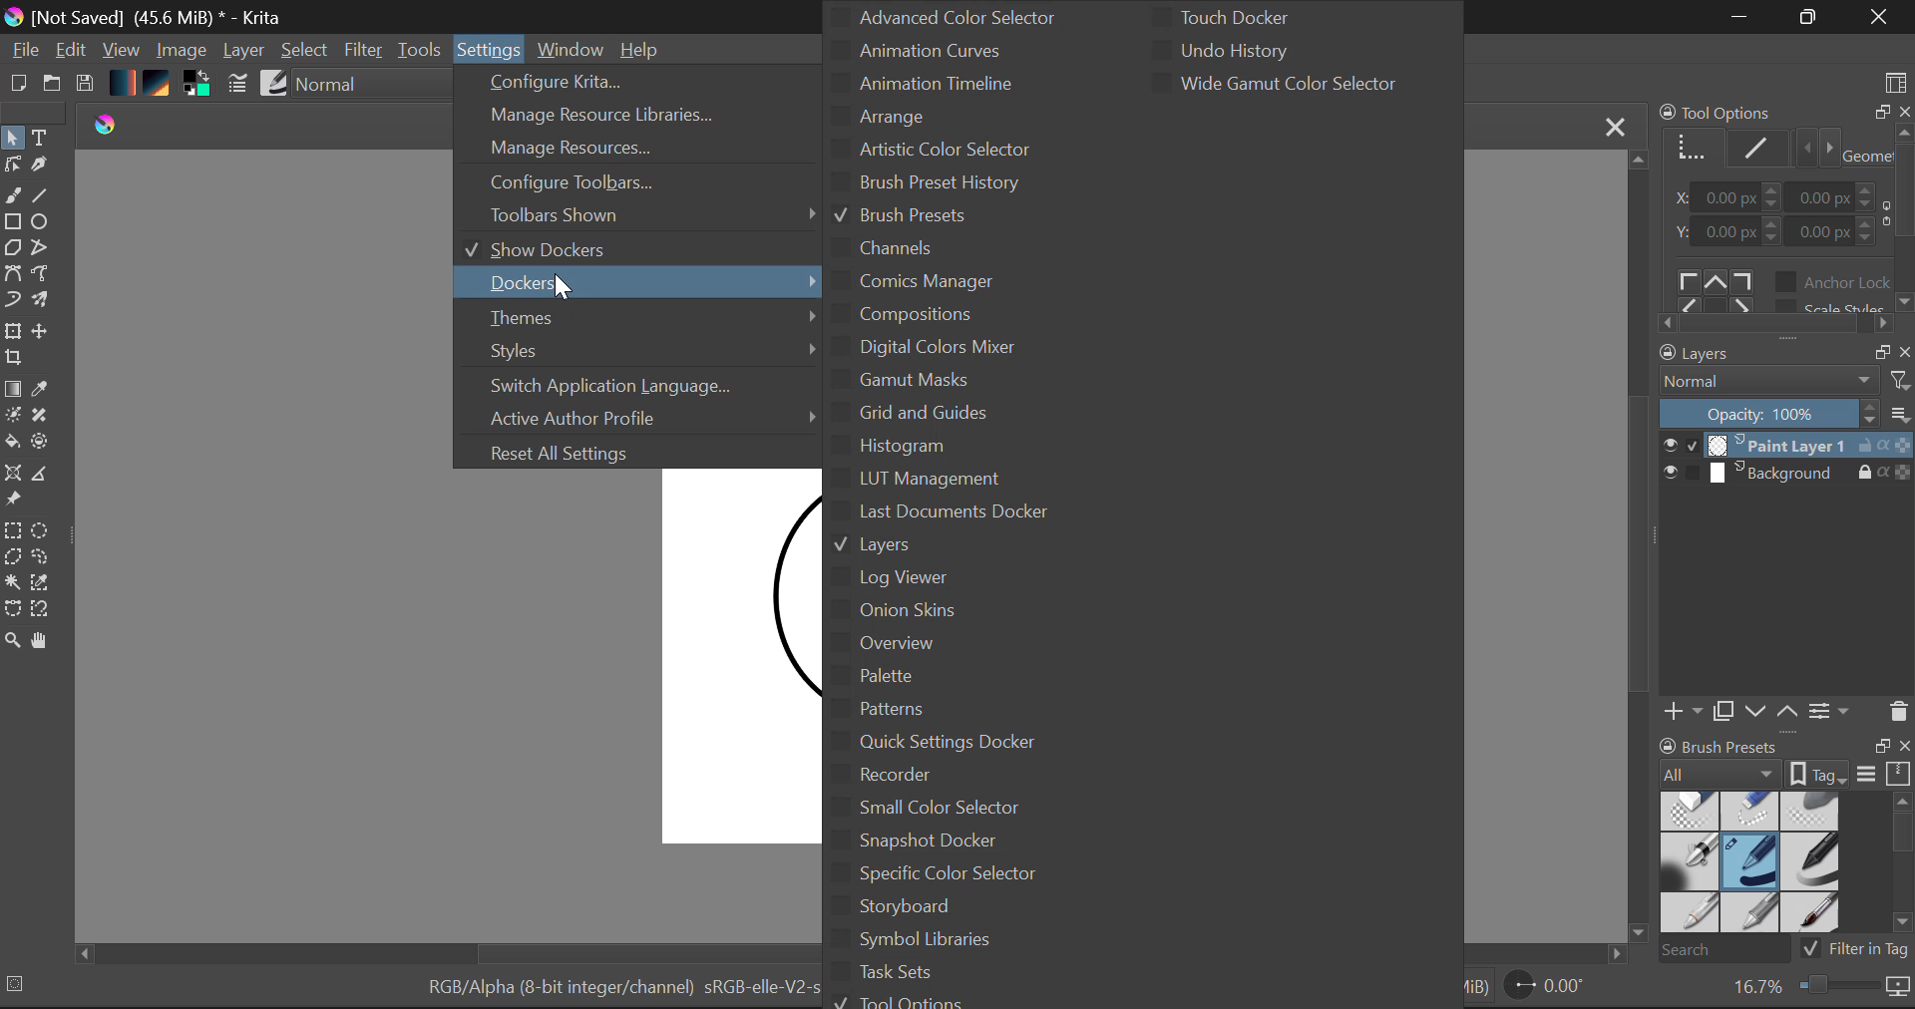 This screenshot has width=1915, height=1009. What do you see at coordinates (1753, 864) in the screenshot?
I see `Brush Presets` at bounding box center [1753, 864].